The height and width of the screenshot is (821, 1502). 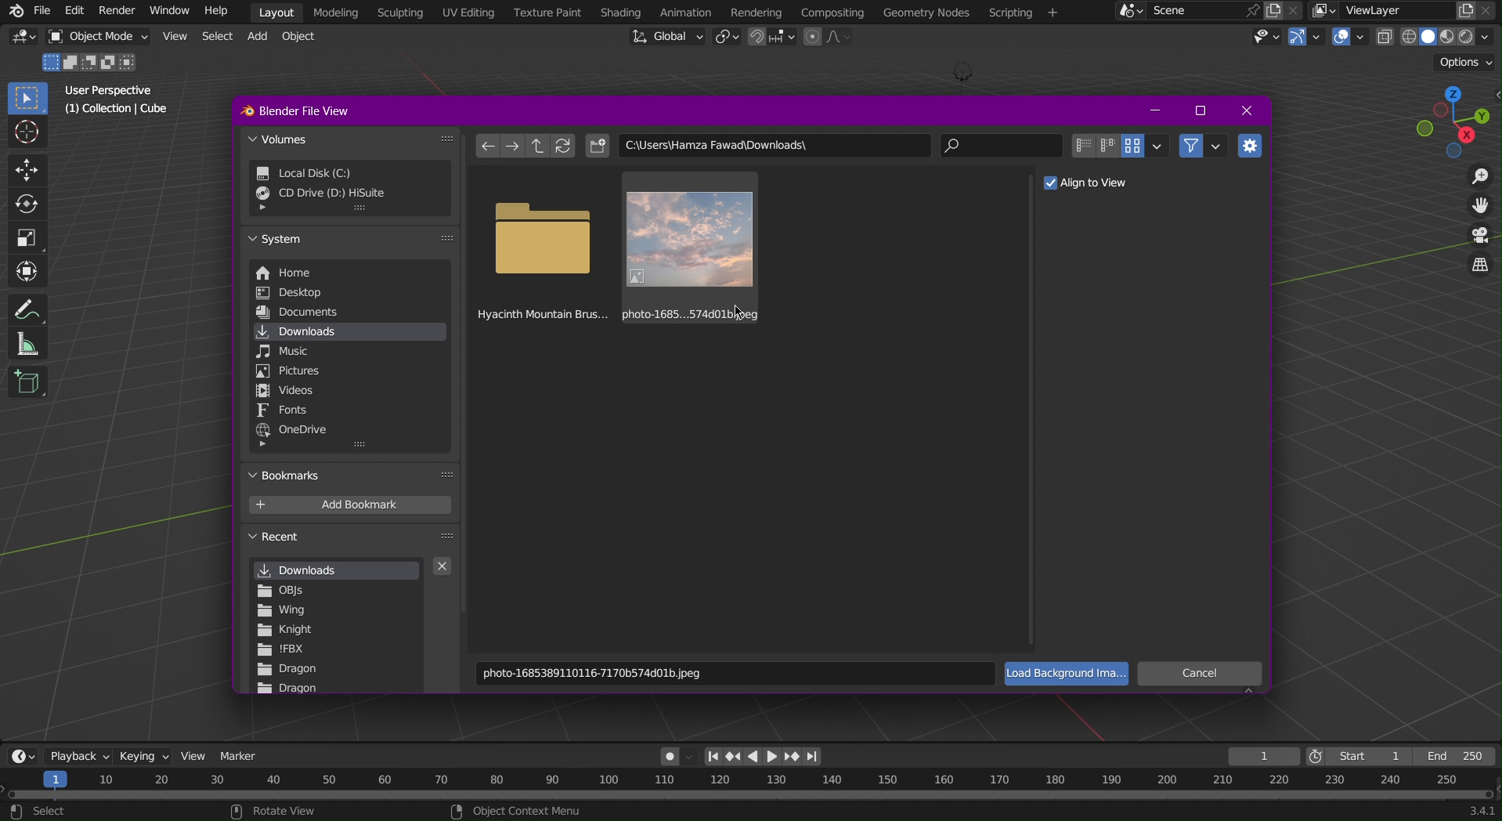 I want to click on End 250, so click(x=1459, y=753).